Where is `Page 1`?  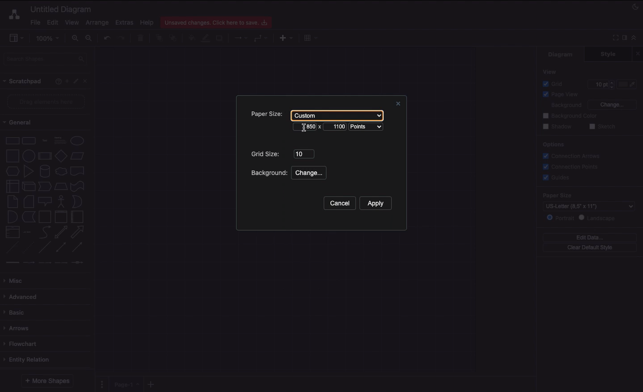
Page 1 is located at coordinates (125, 383).